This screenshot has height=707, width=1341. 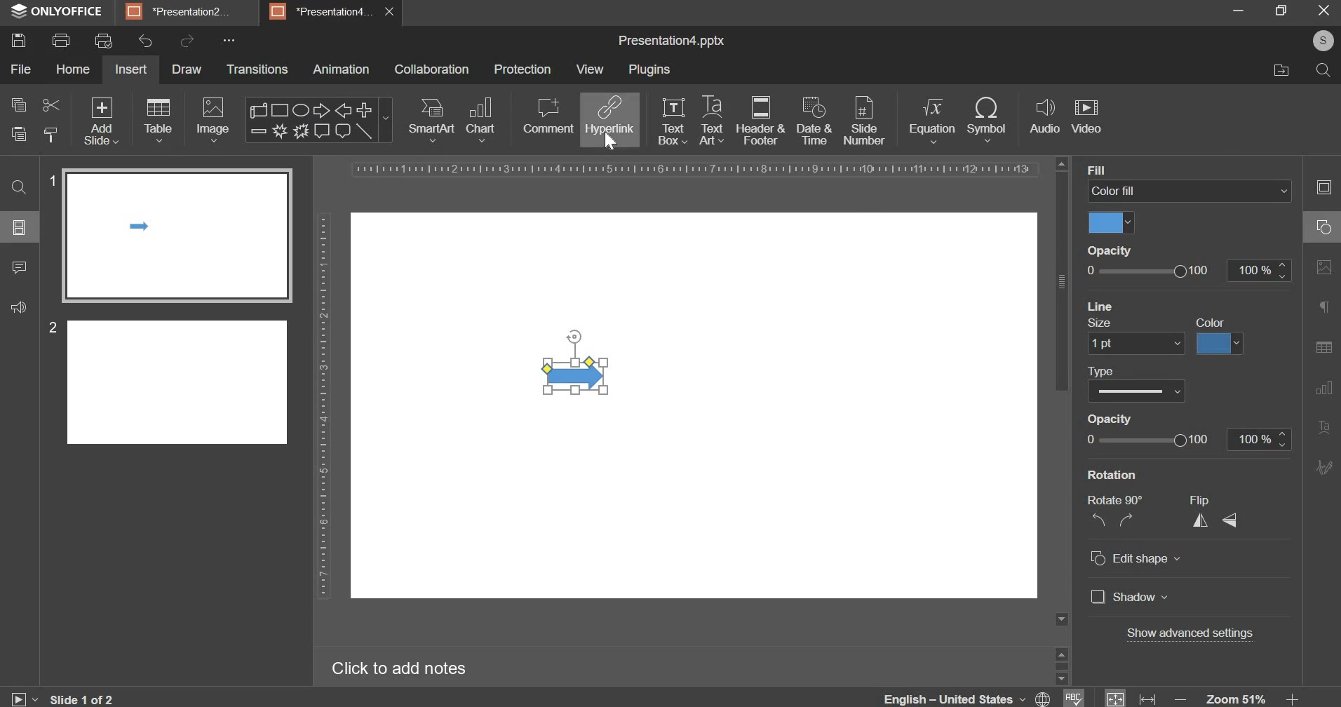 I want to click on chart, so click(x=480, y=121).